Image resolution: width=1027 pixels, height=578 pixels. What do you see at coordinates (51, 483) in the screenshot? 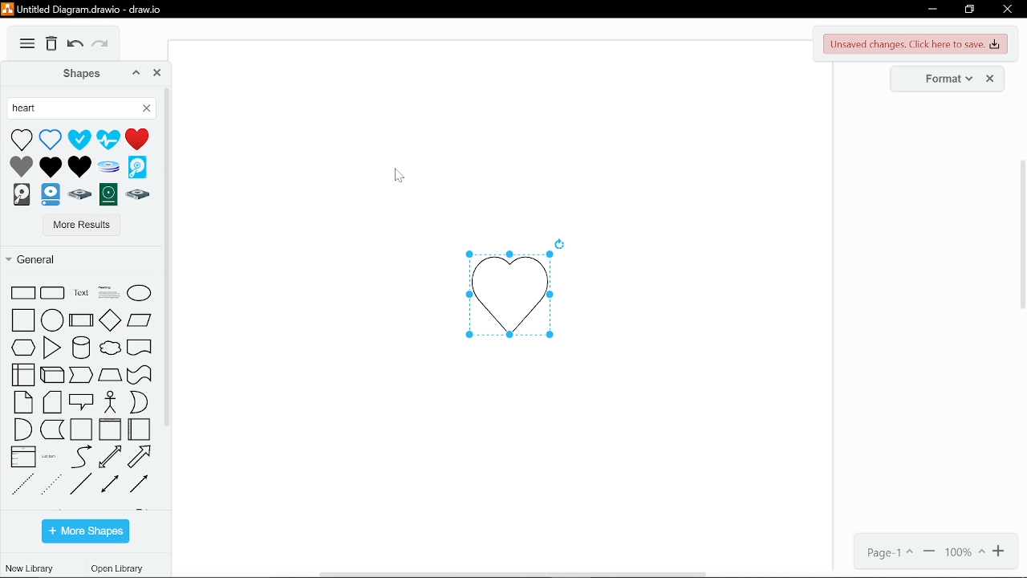
I see `dotted line` at bounding box center [51, 483].